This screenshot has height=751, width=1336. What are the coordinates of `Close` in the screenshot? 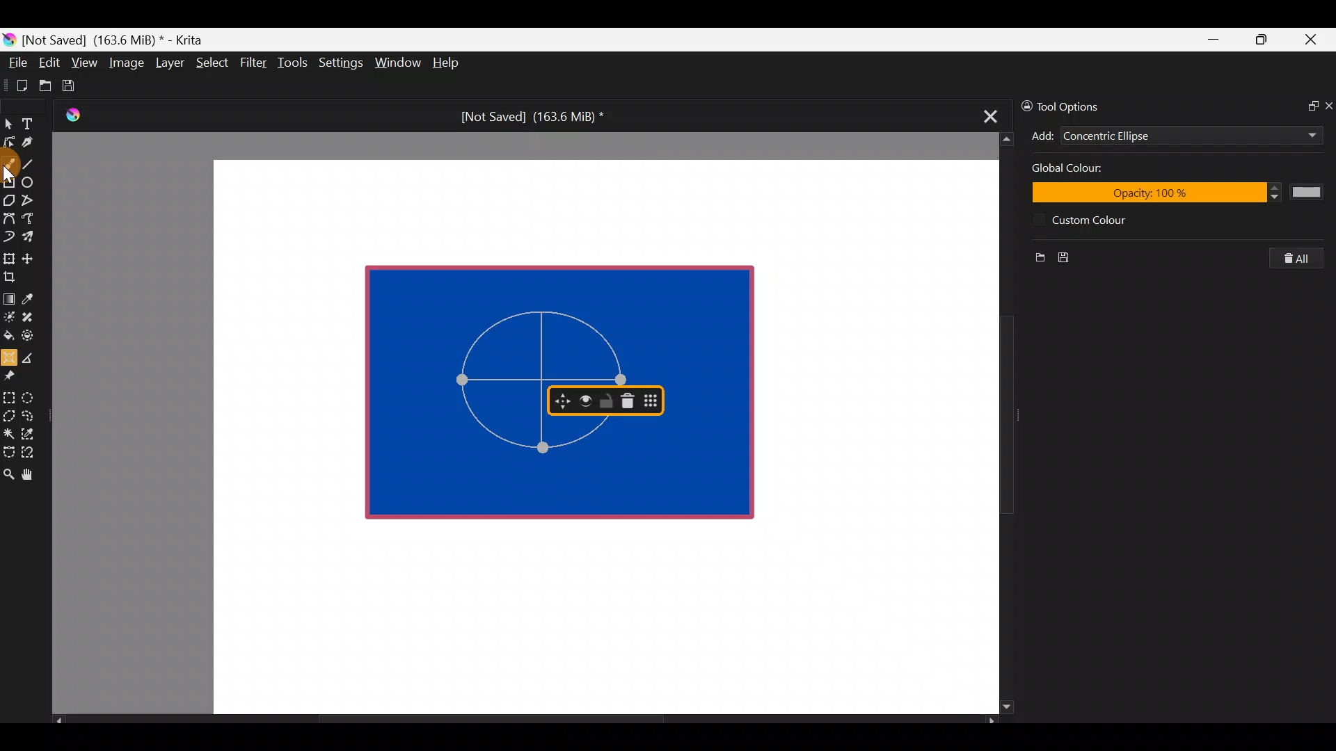 It's located at (1312, 42).